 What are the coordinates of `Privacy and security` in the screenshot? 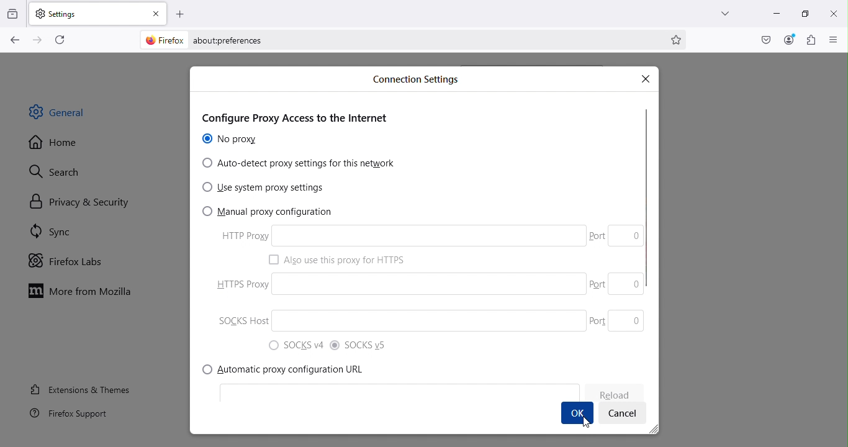 It's located at (74, 201).